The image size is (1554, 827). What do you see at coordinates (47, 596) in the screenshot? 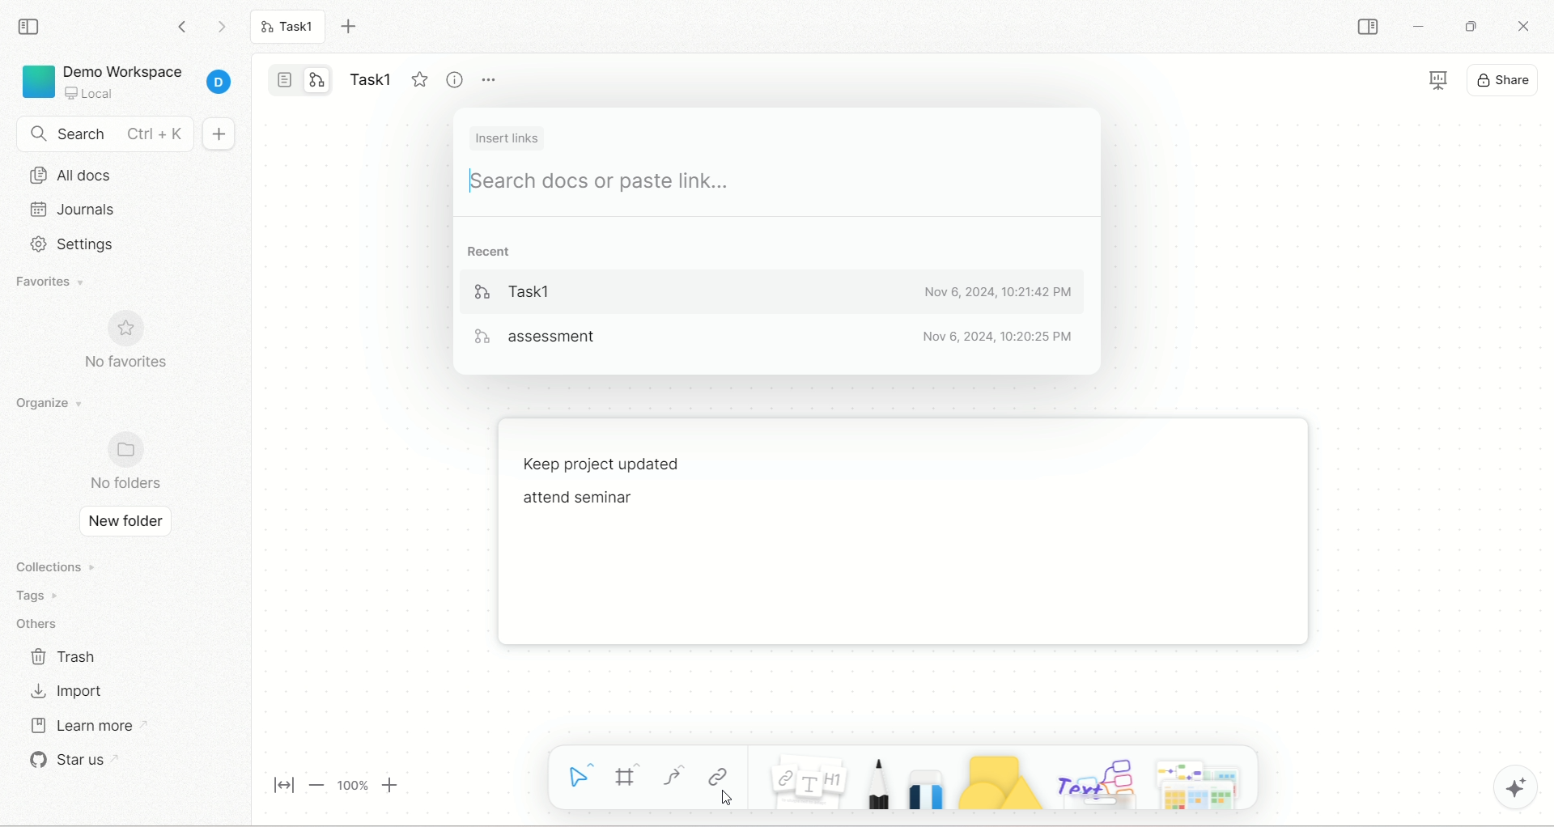
I see `tags` at bounding box center [47, 596].